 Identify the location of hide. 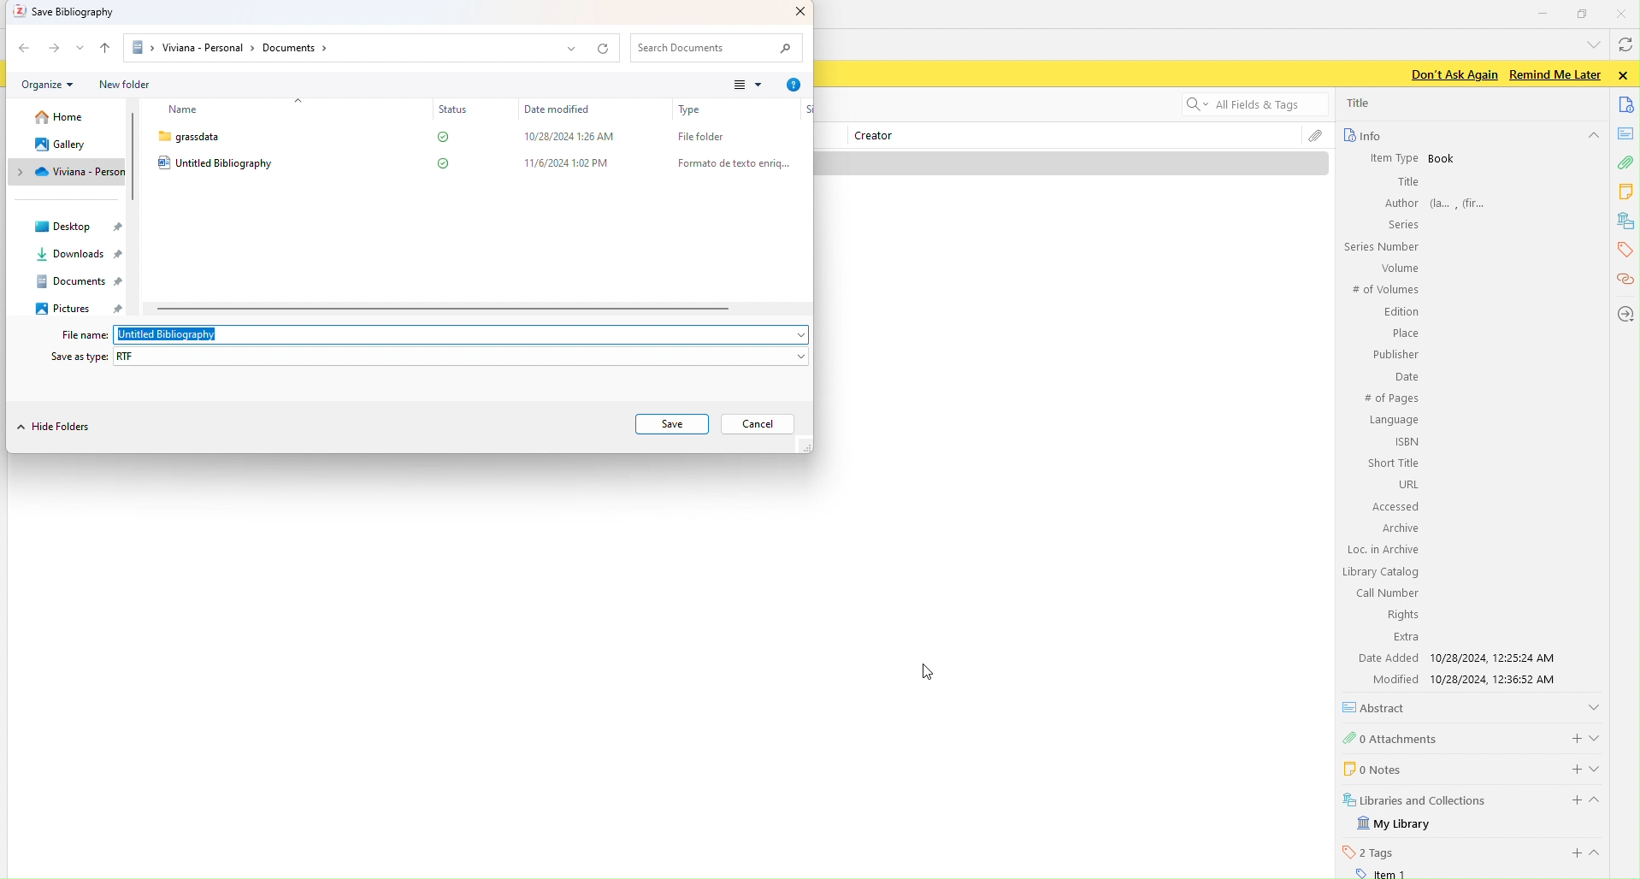
(1602, 803).